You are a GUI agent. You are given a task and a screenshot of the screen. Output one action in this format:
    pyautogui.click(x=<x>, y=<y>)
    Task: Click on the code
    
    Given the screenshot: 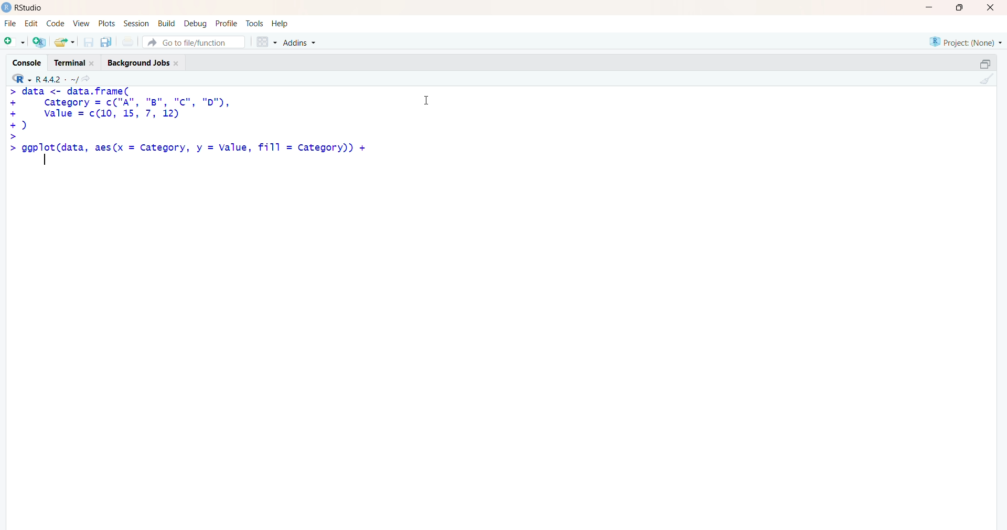 What is the action you would take?
    pyautogui.click(x=55, y=24)
    